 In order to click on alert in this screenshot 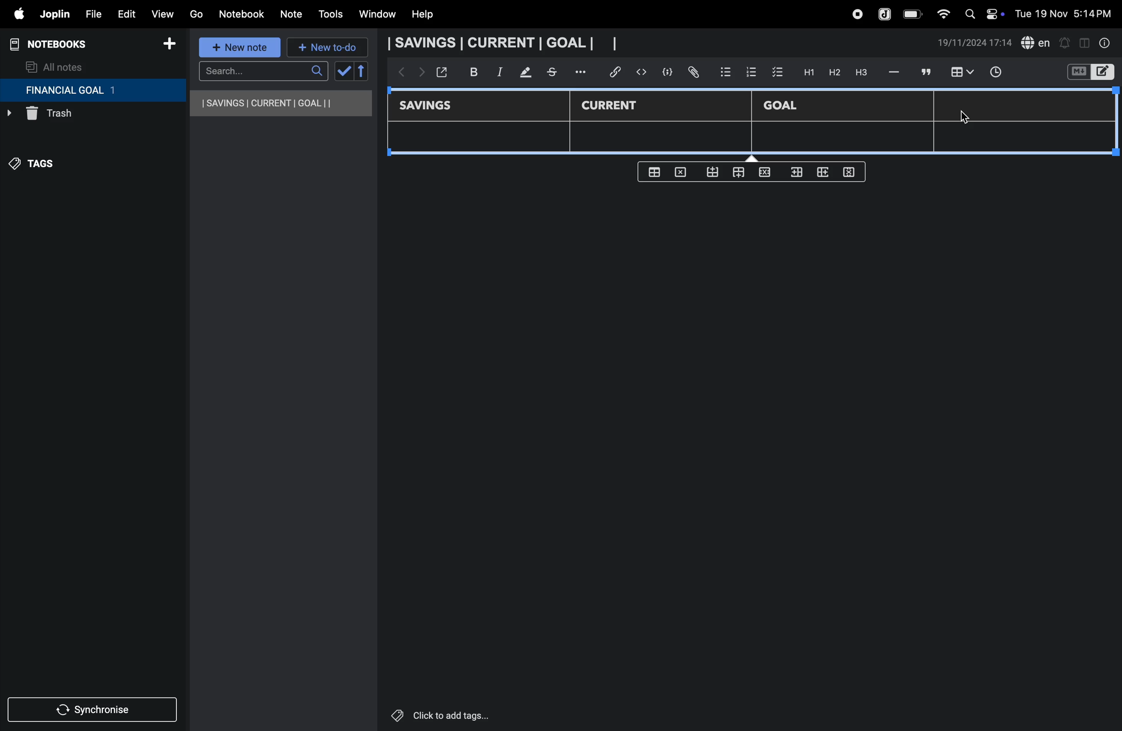, I will do `click(1064, 42)`.